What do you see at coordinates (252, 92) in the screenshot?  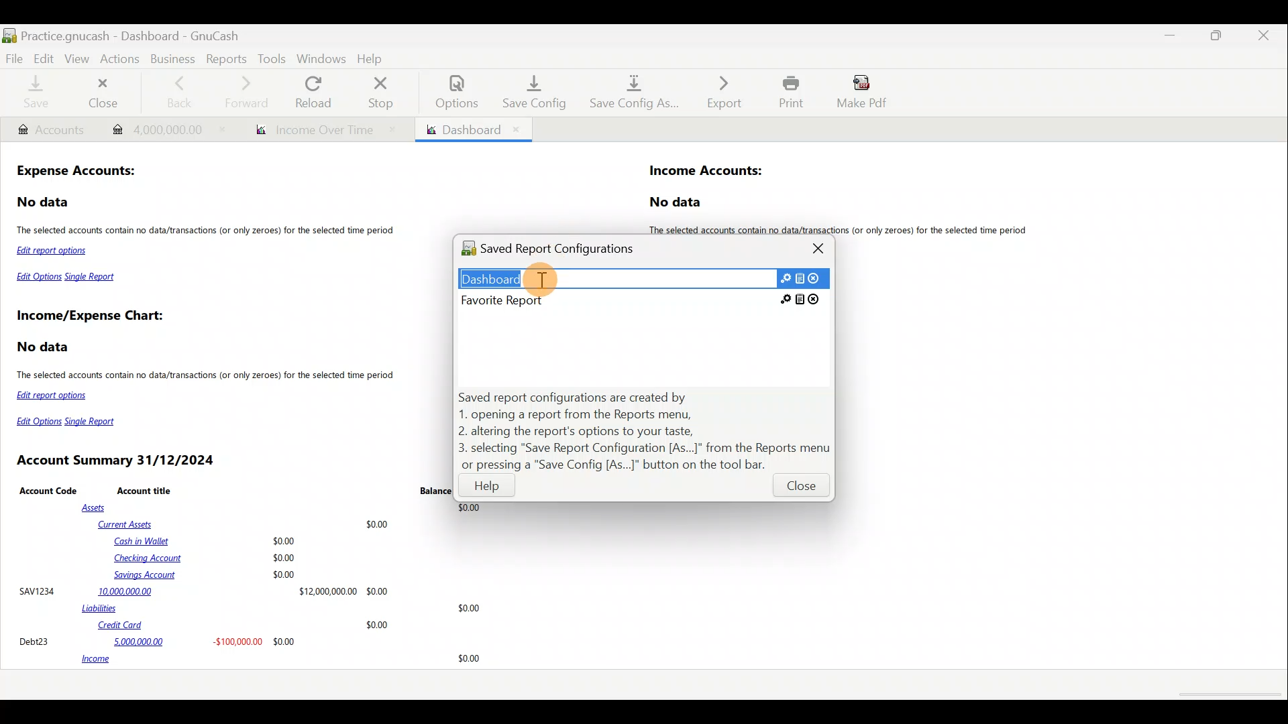 I see `Forward` at bounding box center [252, 92].